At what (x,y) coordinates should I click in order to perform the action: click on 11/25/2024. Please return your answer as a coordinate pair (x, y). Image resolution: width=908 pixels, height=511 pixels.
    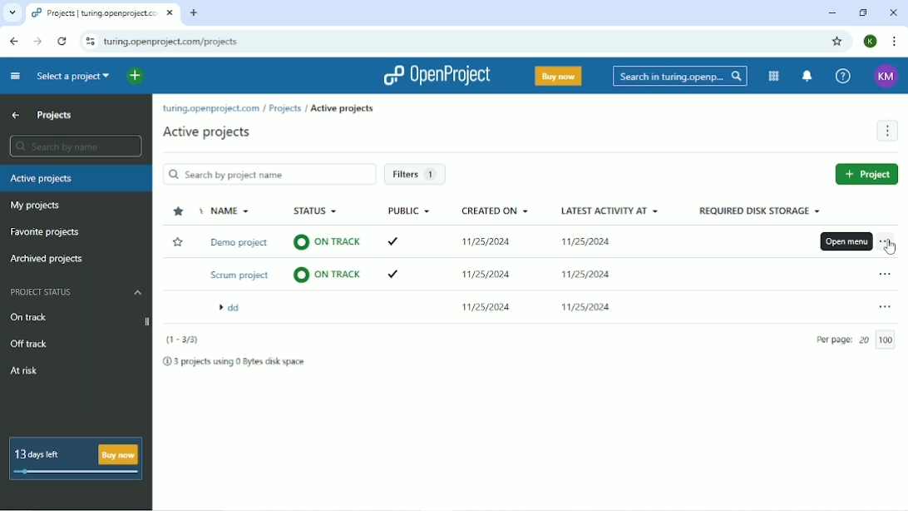
    Looking at the image, I should click on (479, 306).